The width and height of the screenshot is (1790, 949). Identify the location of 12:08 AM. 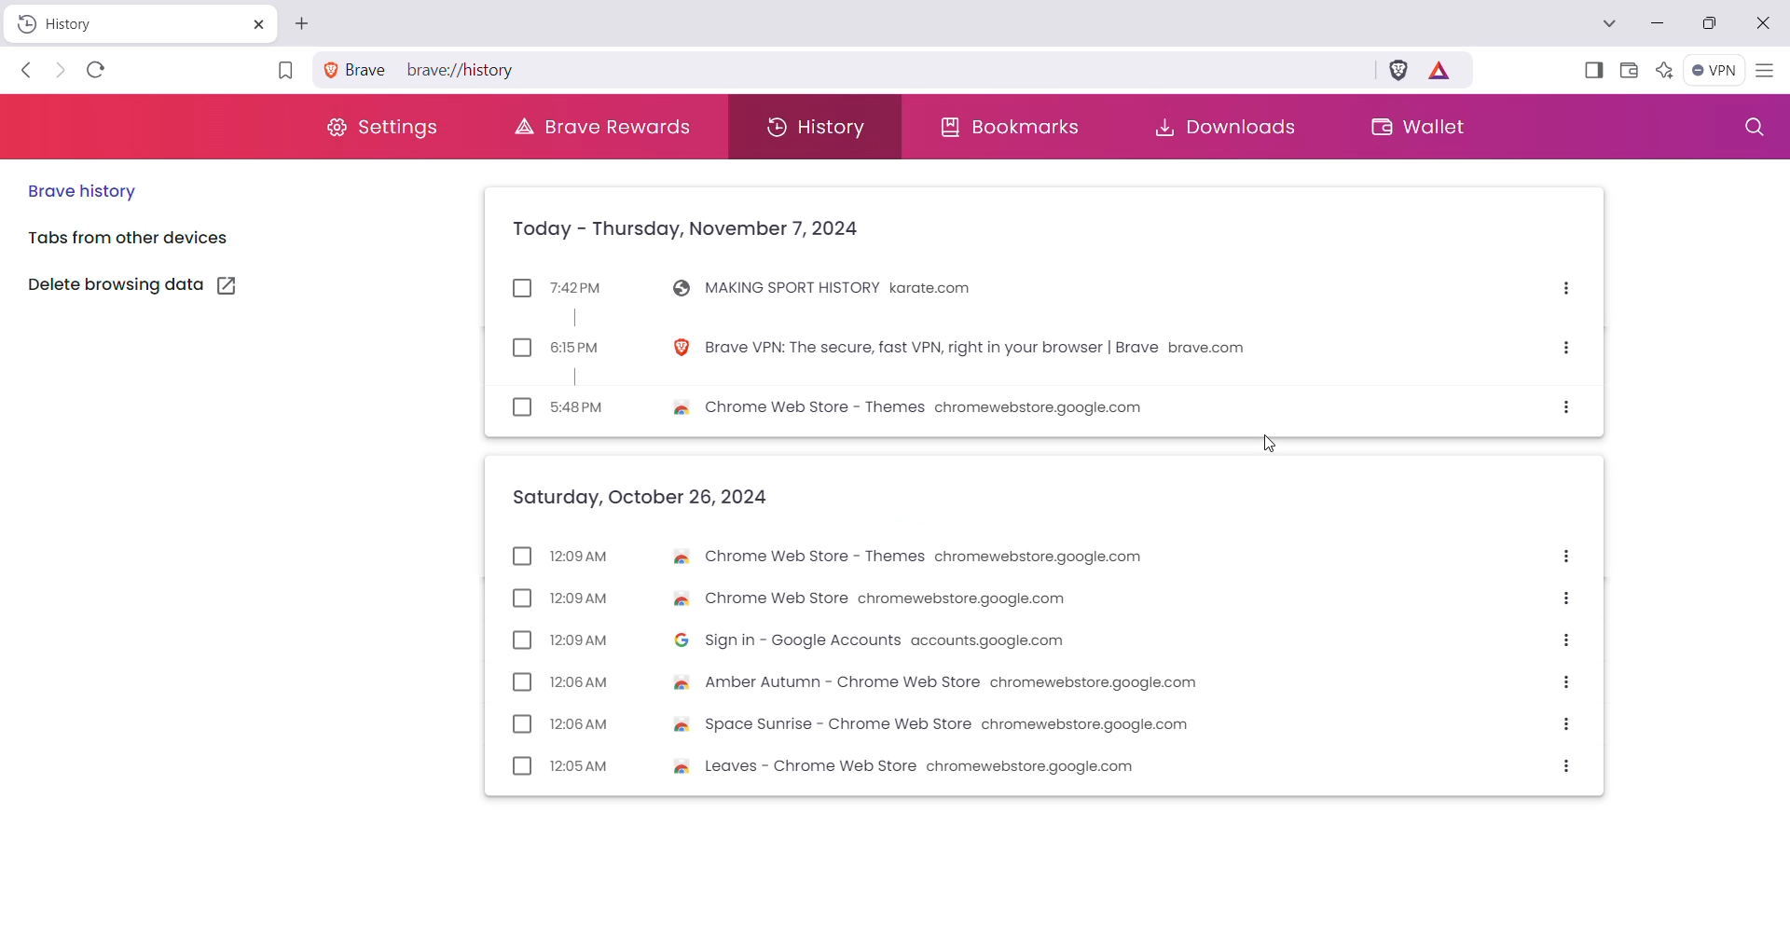
(583, 725).